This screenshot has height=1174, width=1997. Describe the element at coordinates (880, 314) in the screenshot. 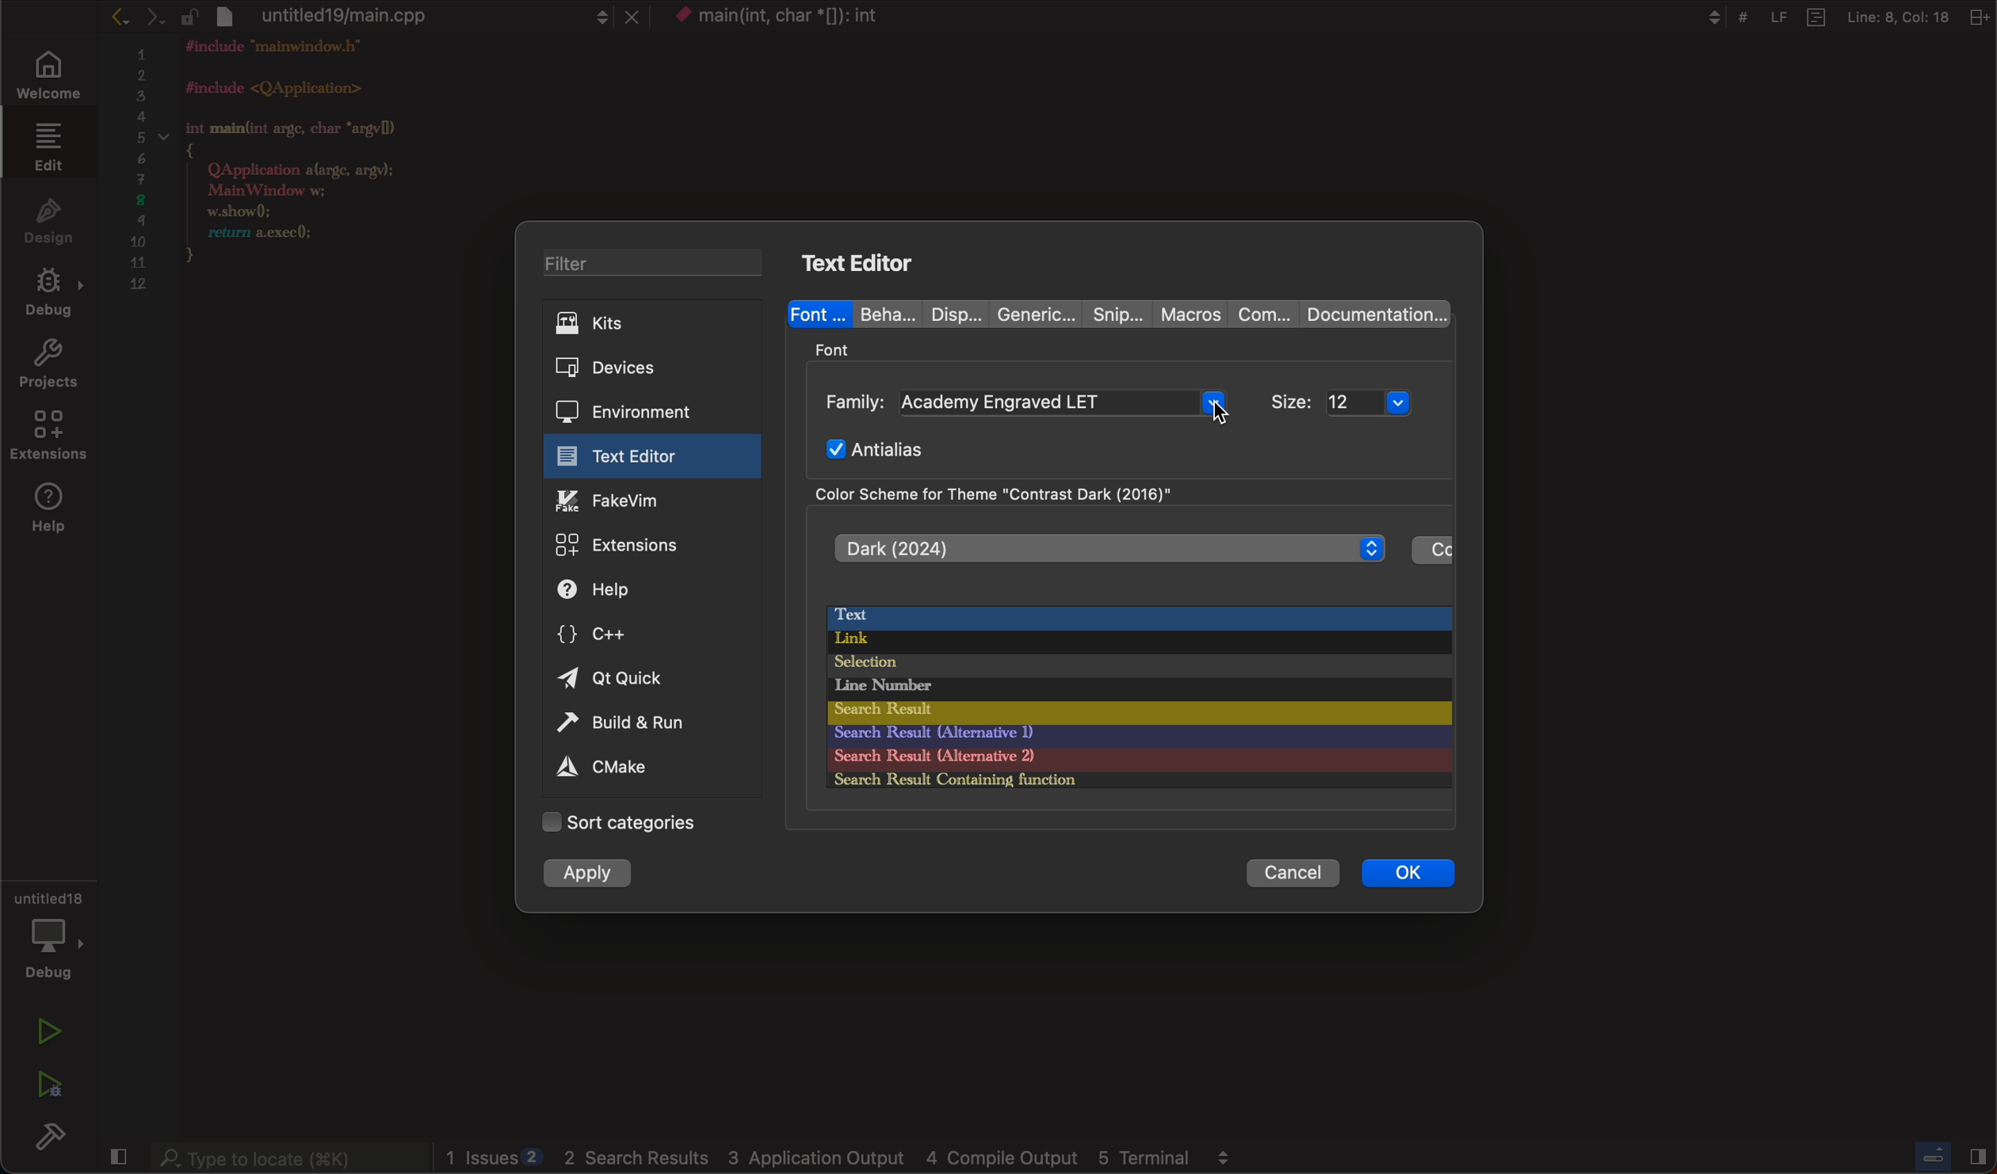

I see `beha` at that location.